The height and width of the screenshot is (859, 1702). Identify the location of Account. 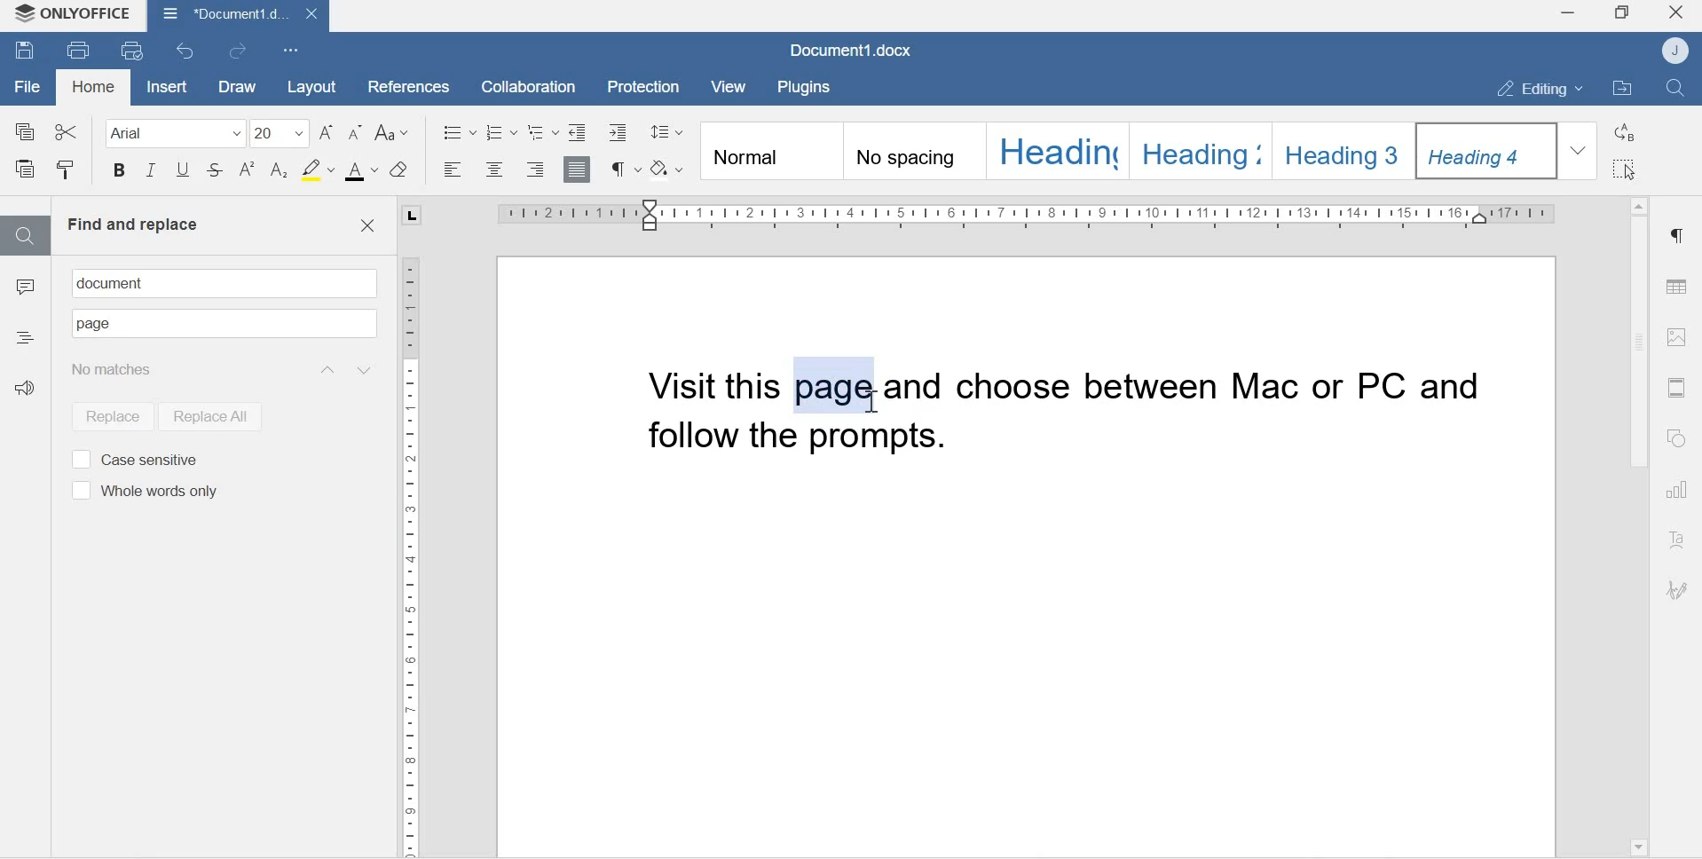
(1678, 51).